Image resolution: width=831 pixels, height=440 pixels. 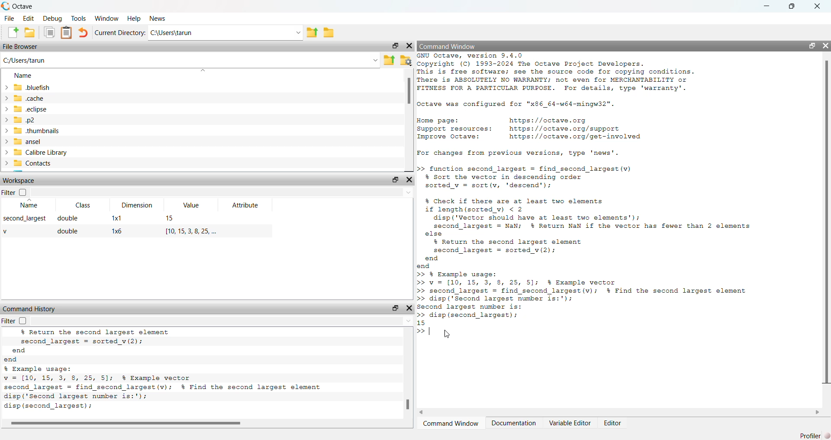 What do you see at coordinates (409, 93) in the screenshot?
I see `scrollbar` at bounding box center [409, 93].